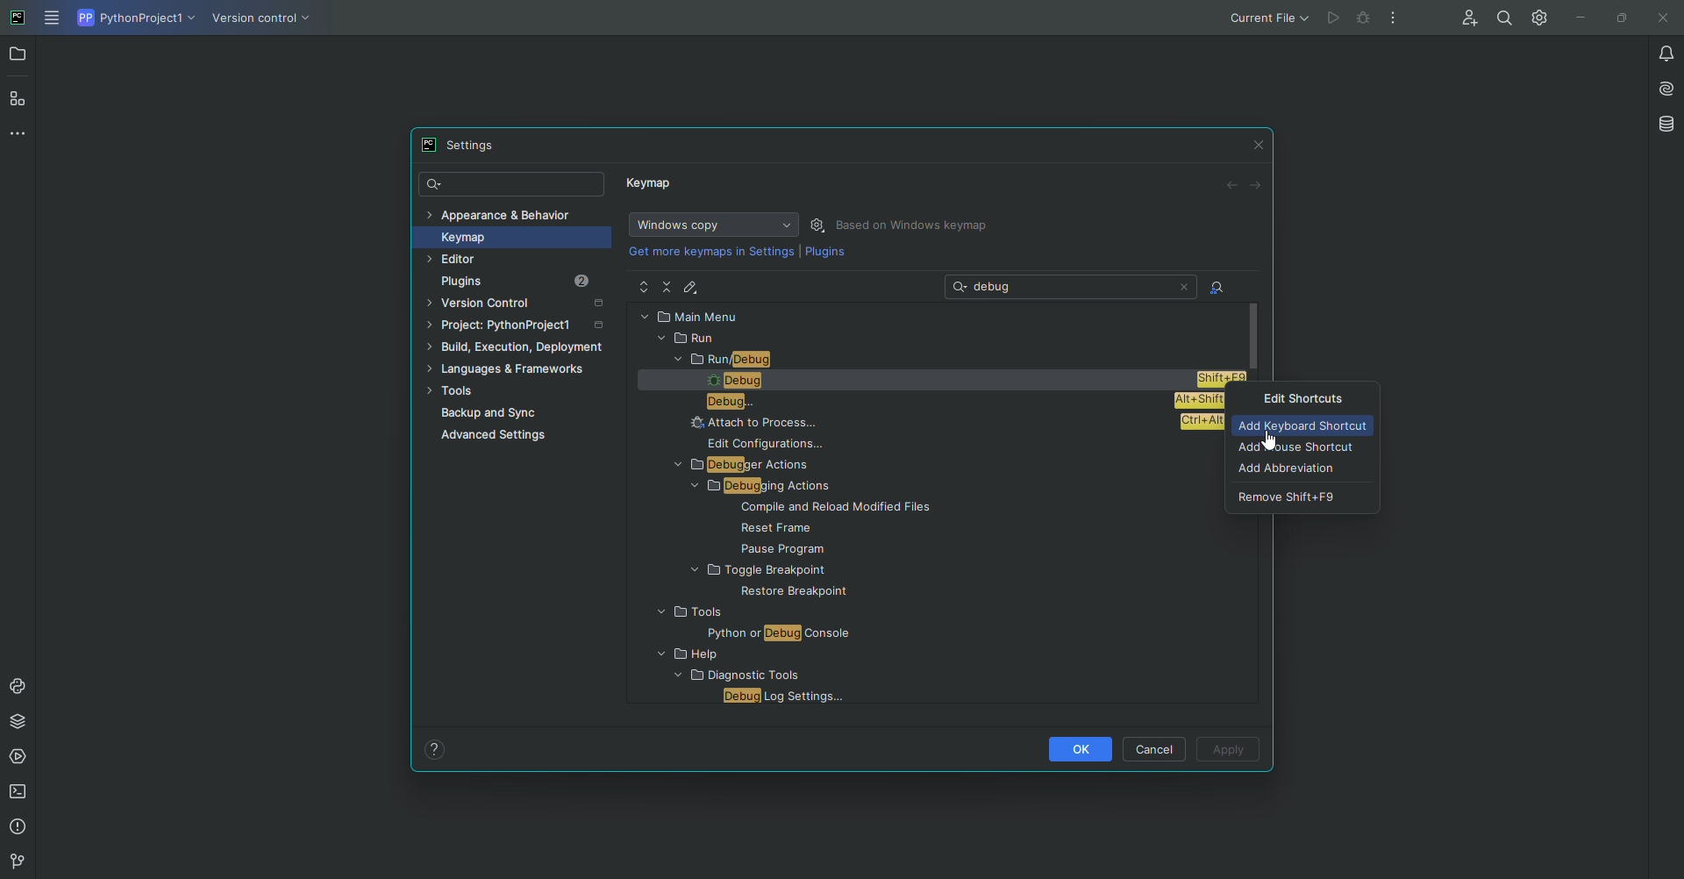 The width and height of the screenshot is (1684, 879). I want to click on Collapse, so click(668, 286).